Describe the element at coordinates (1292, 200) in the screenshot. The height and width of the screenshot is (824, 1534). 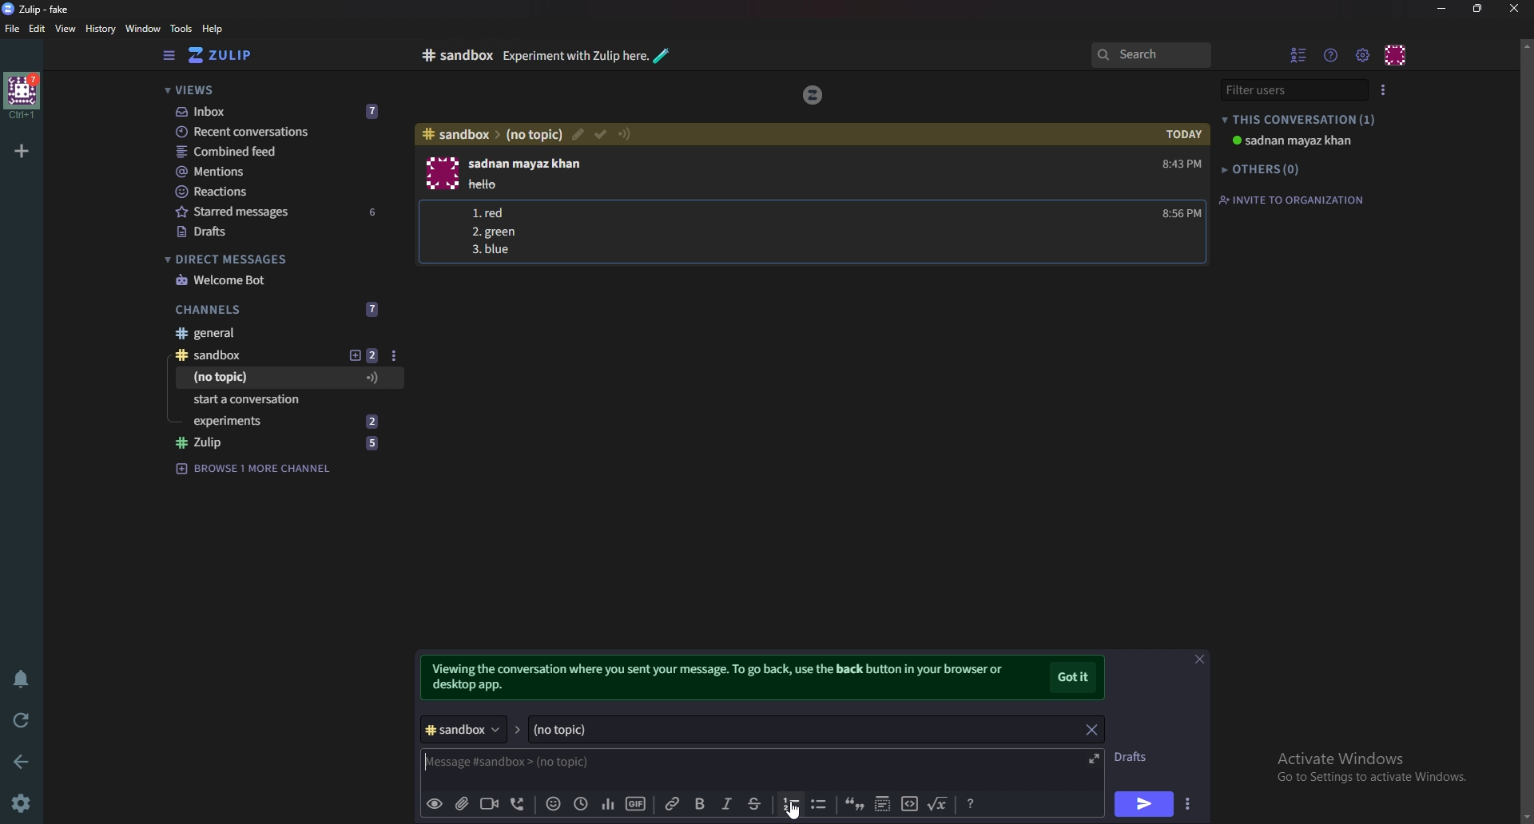
I see `invite to organization` at that location.